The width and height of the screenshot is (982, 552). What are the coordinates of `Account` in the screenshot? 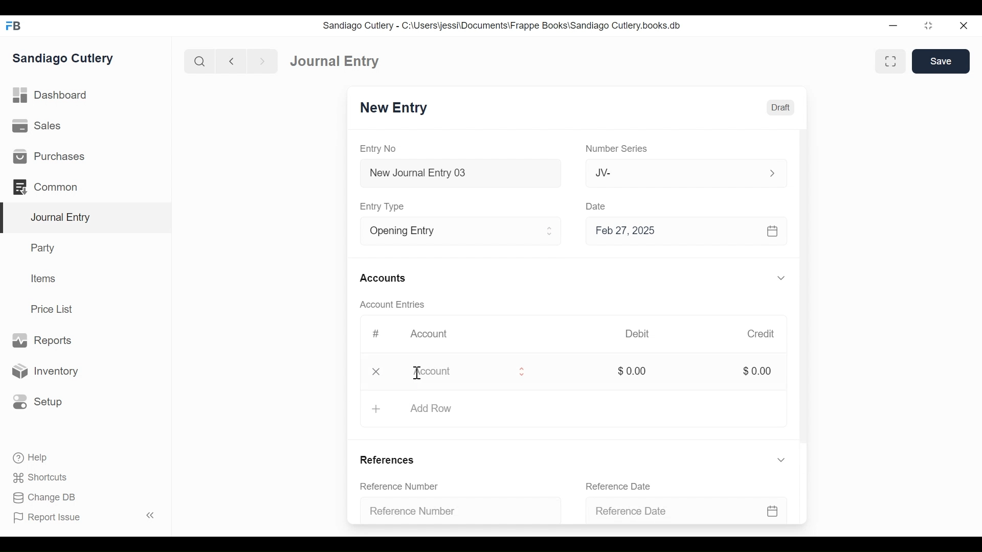 It's located at (453, 370).